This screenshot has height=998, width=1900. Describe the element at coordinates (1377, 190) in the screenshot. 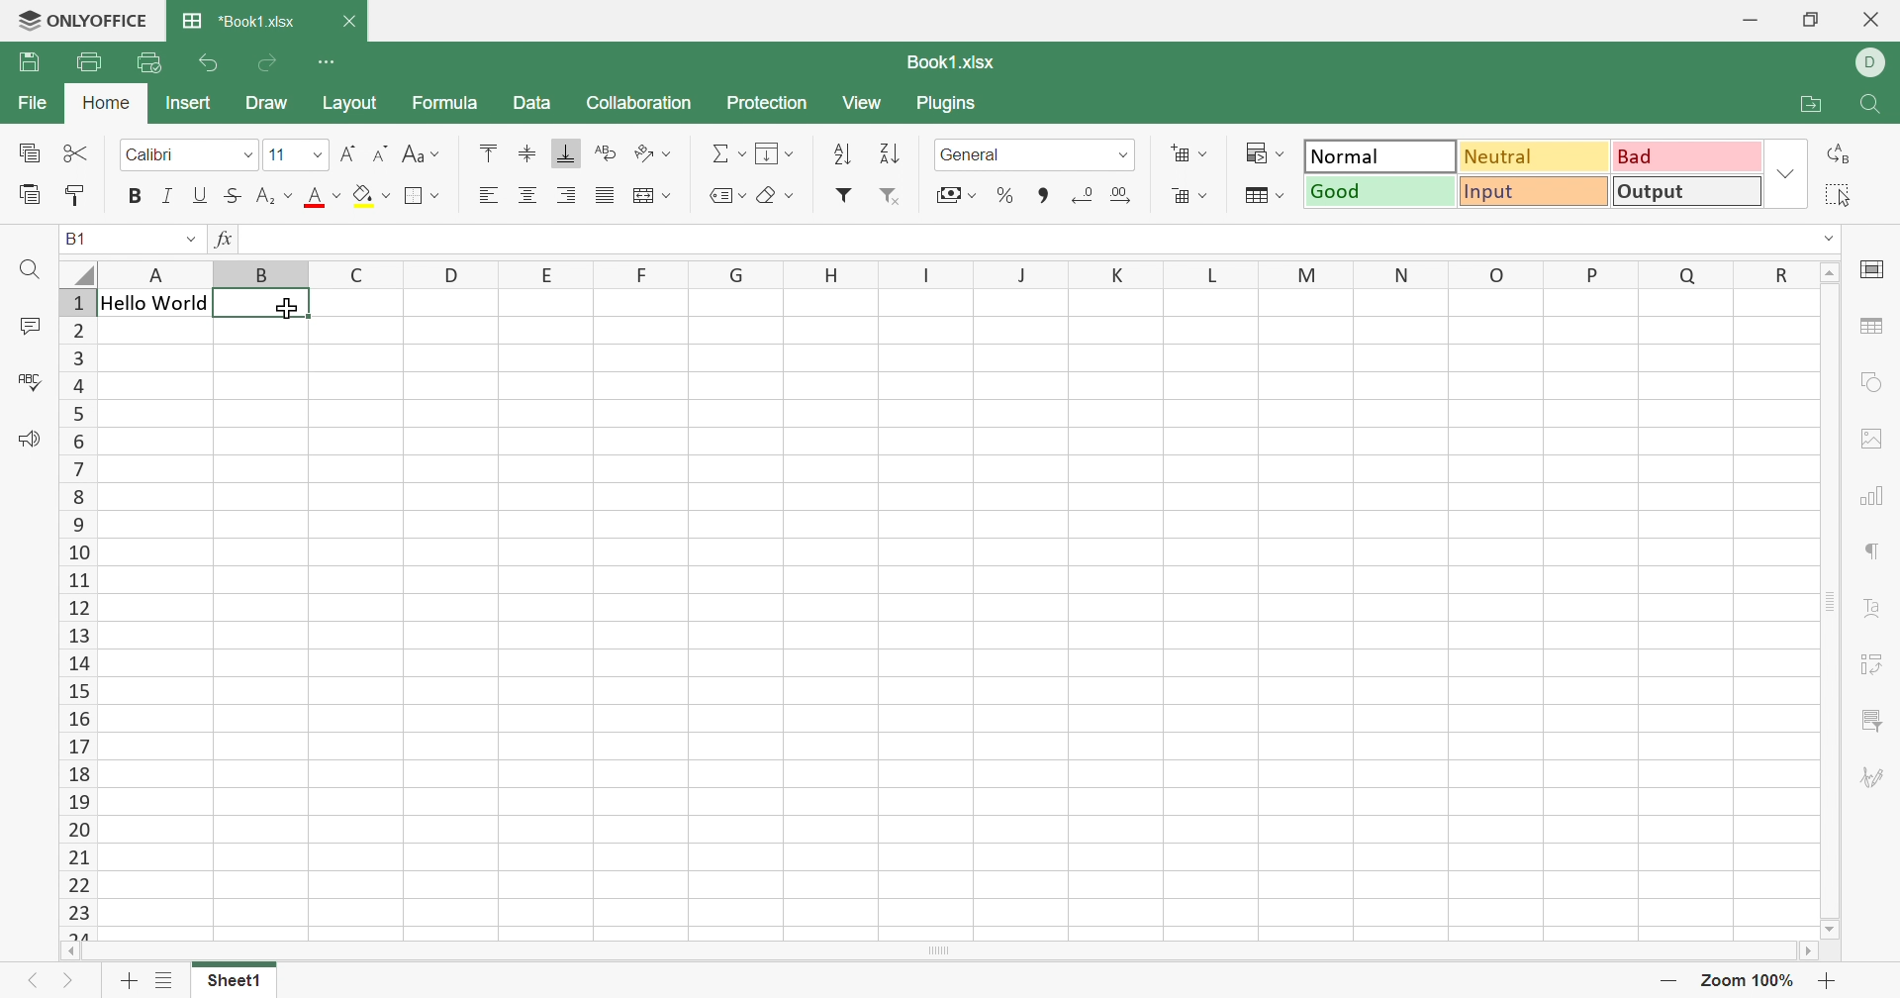

I see `Good` at that location.